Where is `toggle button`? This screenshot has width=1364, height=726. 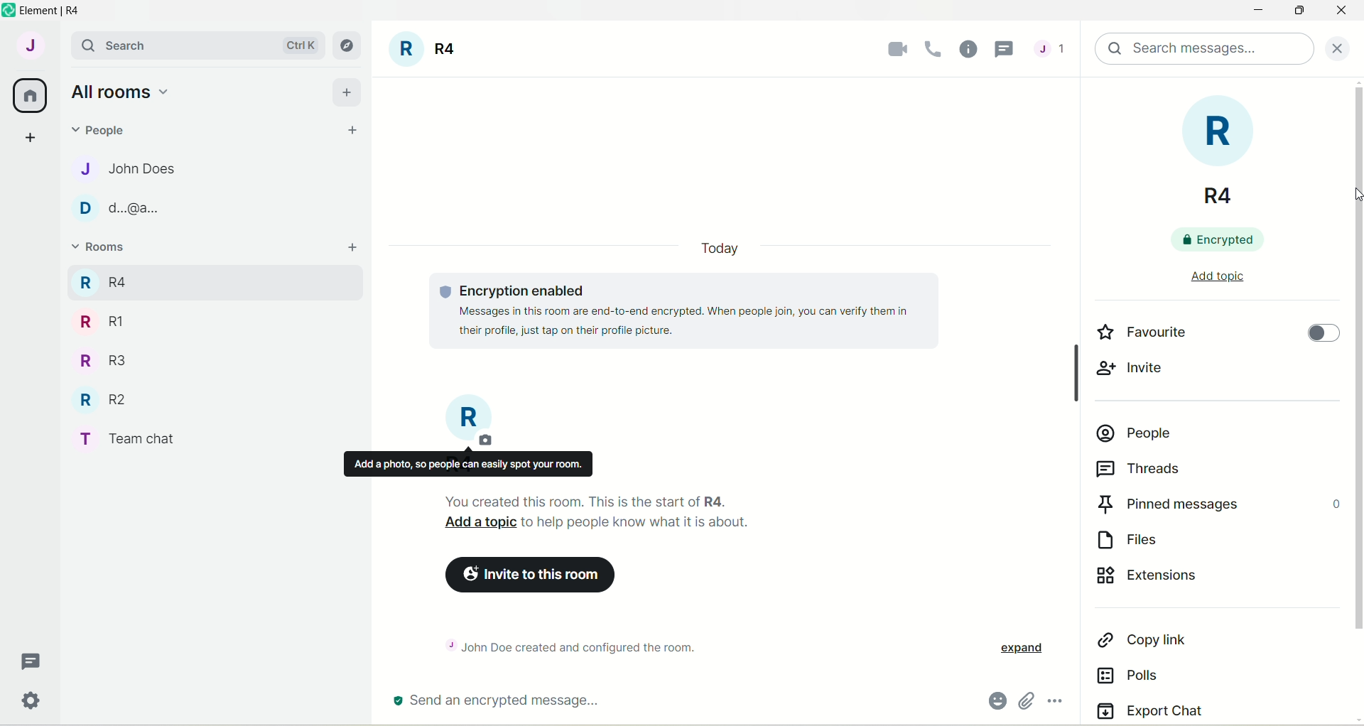 toggle button is located at coordinates (1324, 335).